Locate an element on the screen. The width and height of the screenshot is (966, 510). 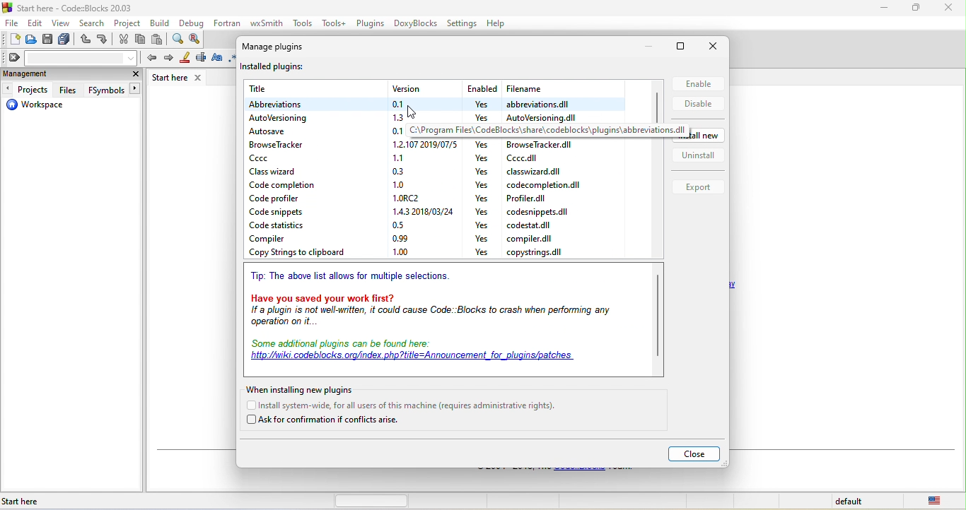
file is located at coordinates (540, 146).